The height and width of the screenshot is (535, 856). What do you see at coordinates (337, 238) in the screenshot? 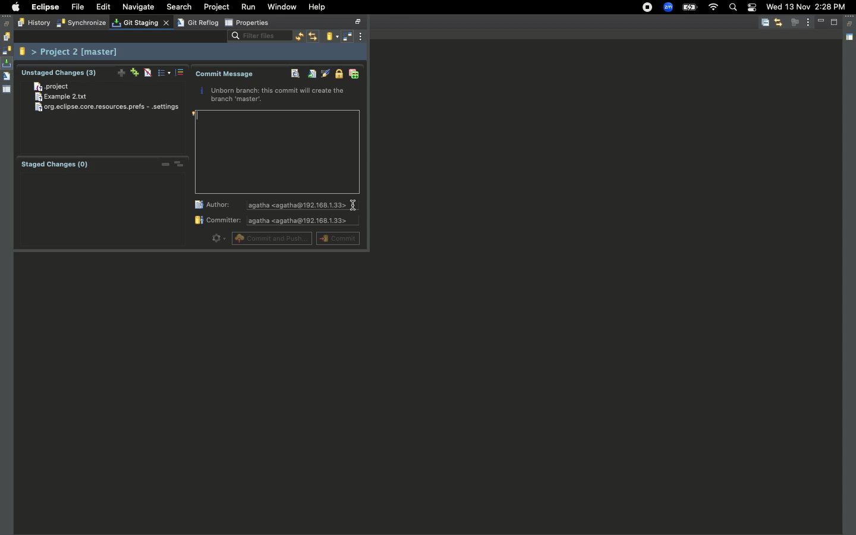
I see `Commit` at bounding box center [337, 238].